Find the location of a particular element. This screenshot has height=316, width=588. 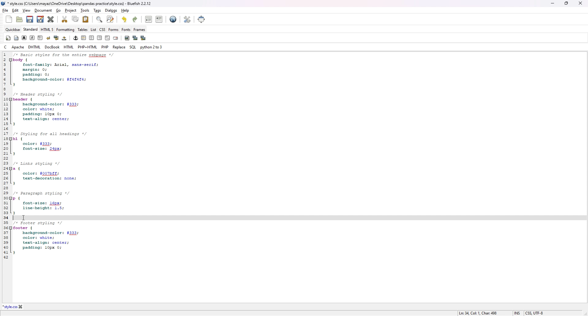

non breaking space is located at coordinates (65, 38).